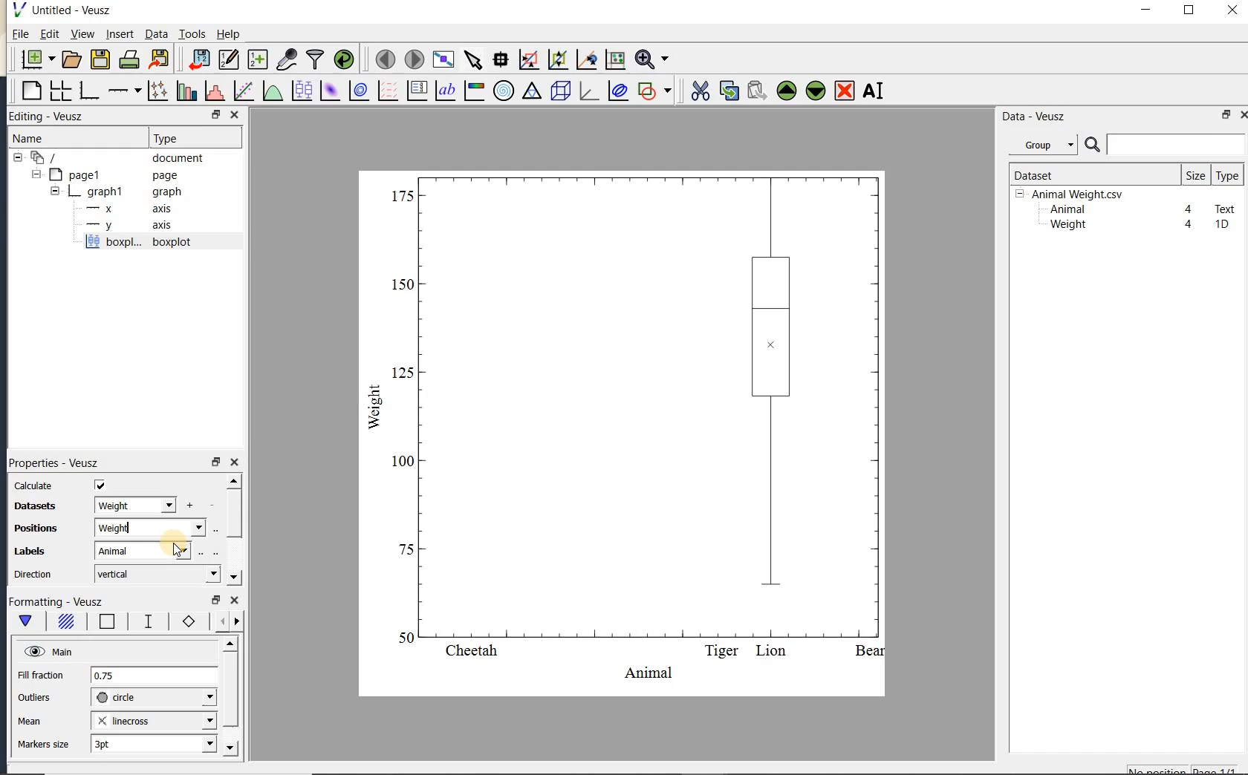 The height and width of the screenshot is (775, 1248). I want to click on Formatting - Veusz, so click(59, 602).